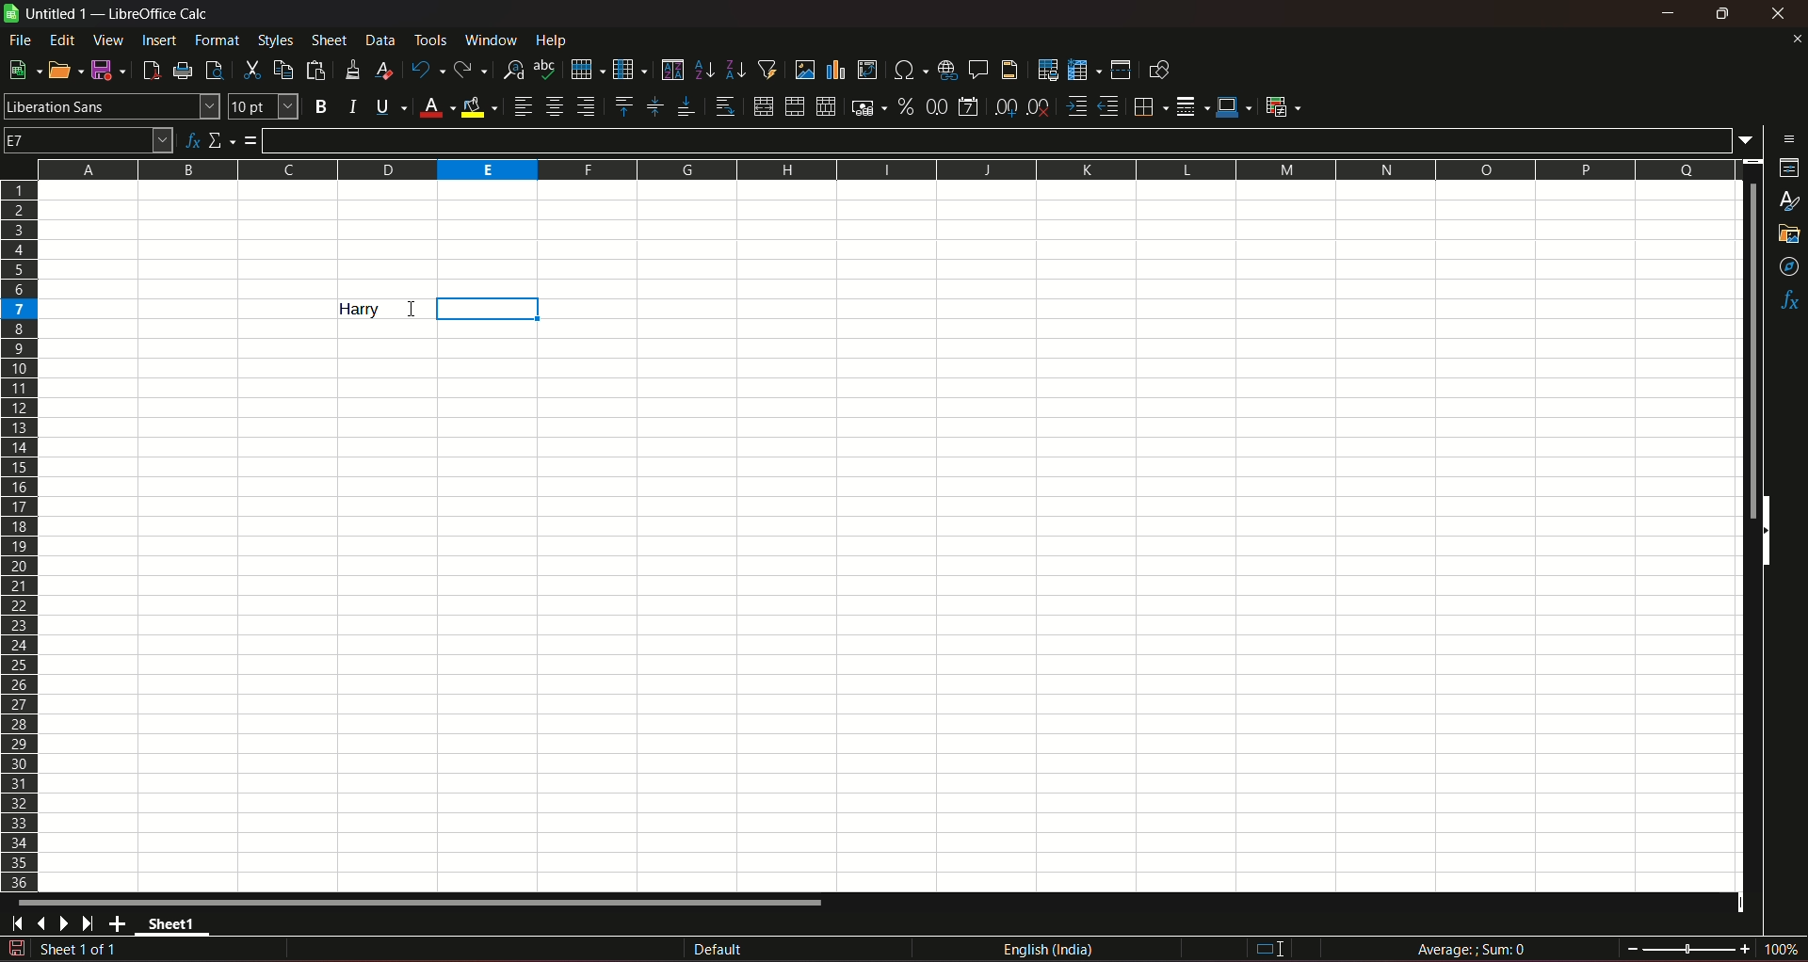 Image resolution: width=1808 pixels, height=962 pixels. What do you see at coordinates (654, 106) in the screenshot?
I see `center vertically` at bounding box center [654, 106].